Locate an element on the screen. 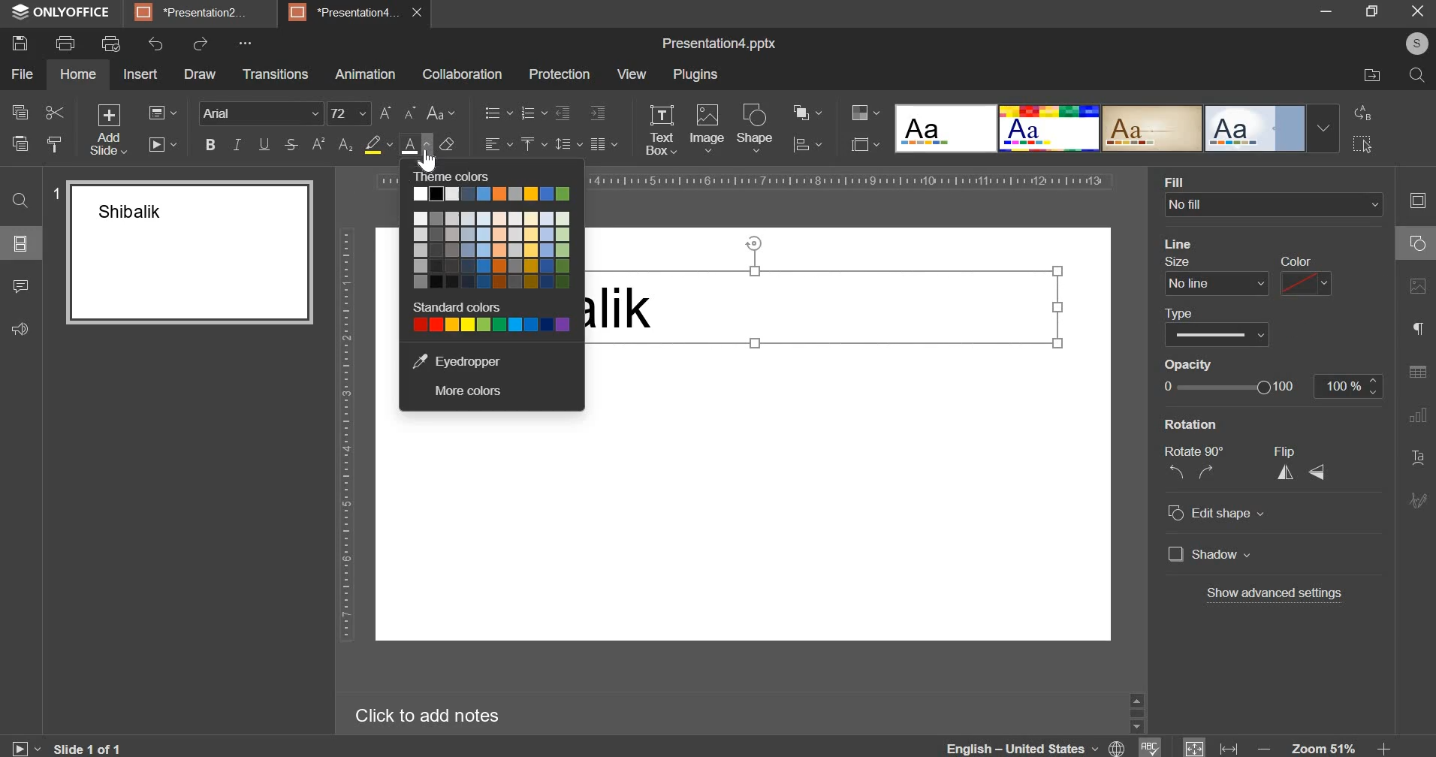 The width and height of the screenshot is (1436, 757). slideshow is located at coordinates (161, 144).